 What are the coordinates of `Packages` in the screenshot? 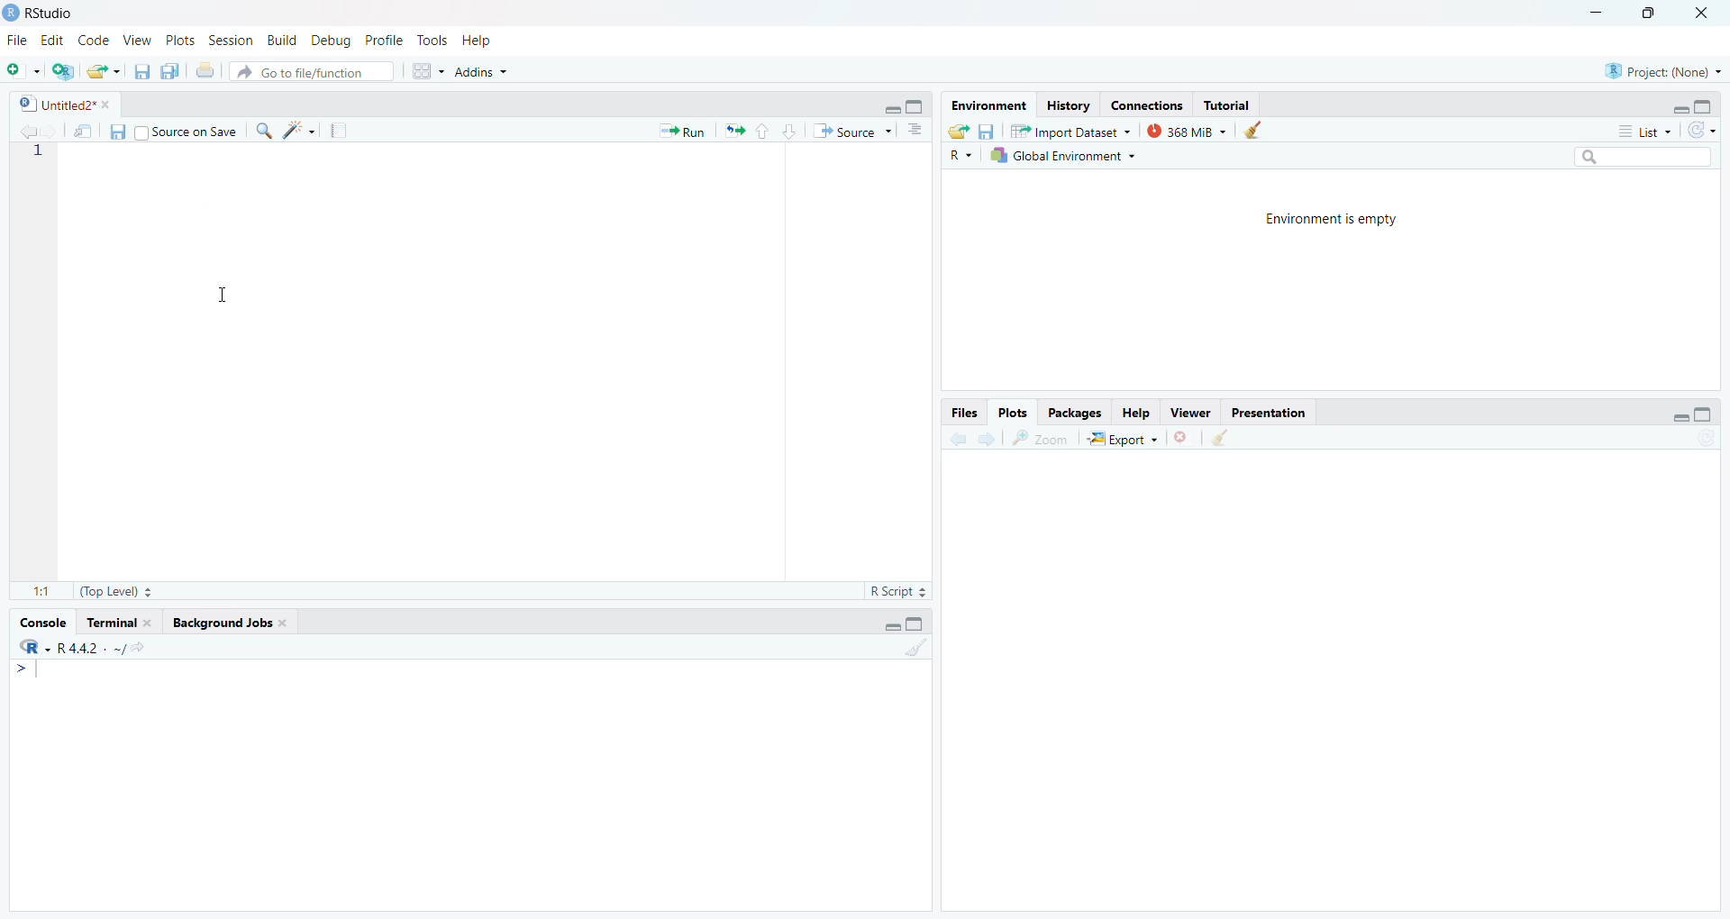 It's located at (1072, 413).